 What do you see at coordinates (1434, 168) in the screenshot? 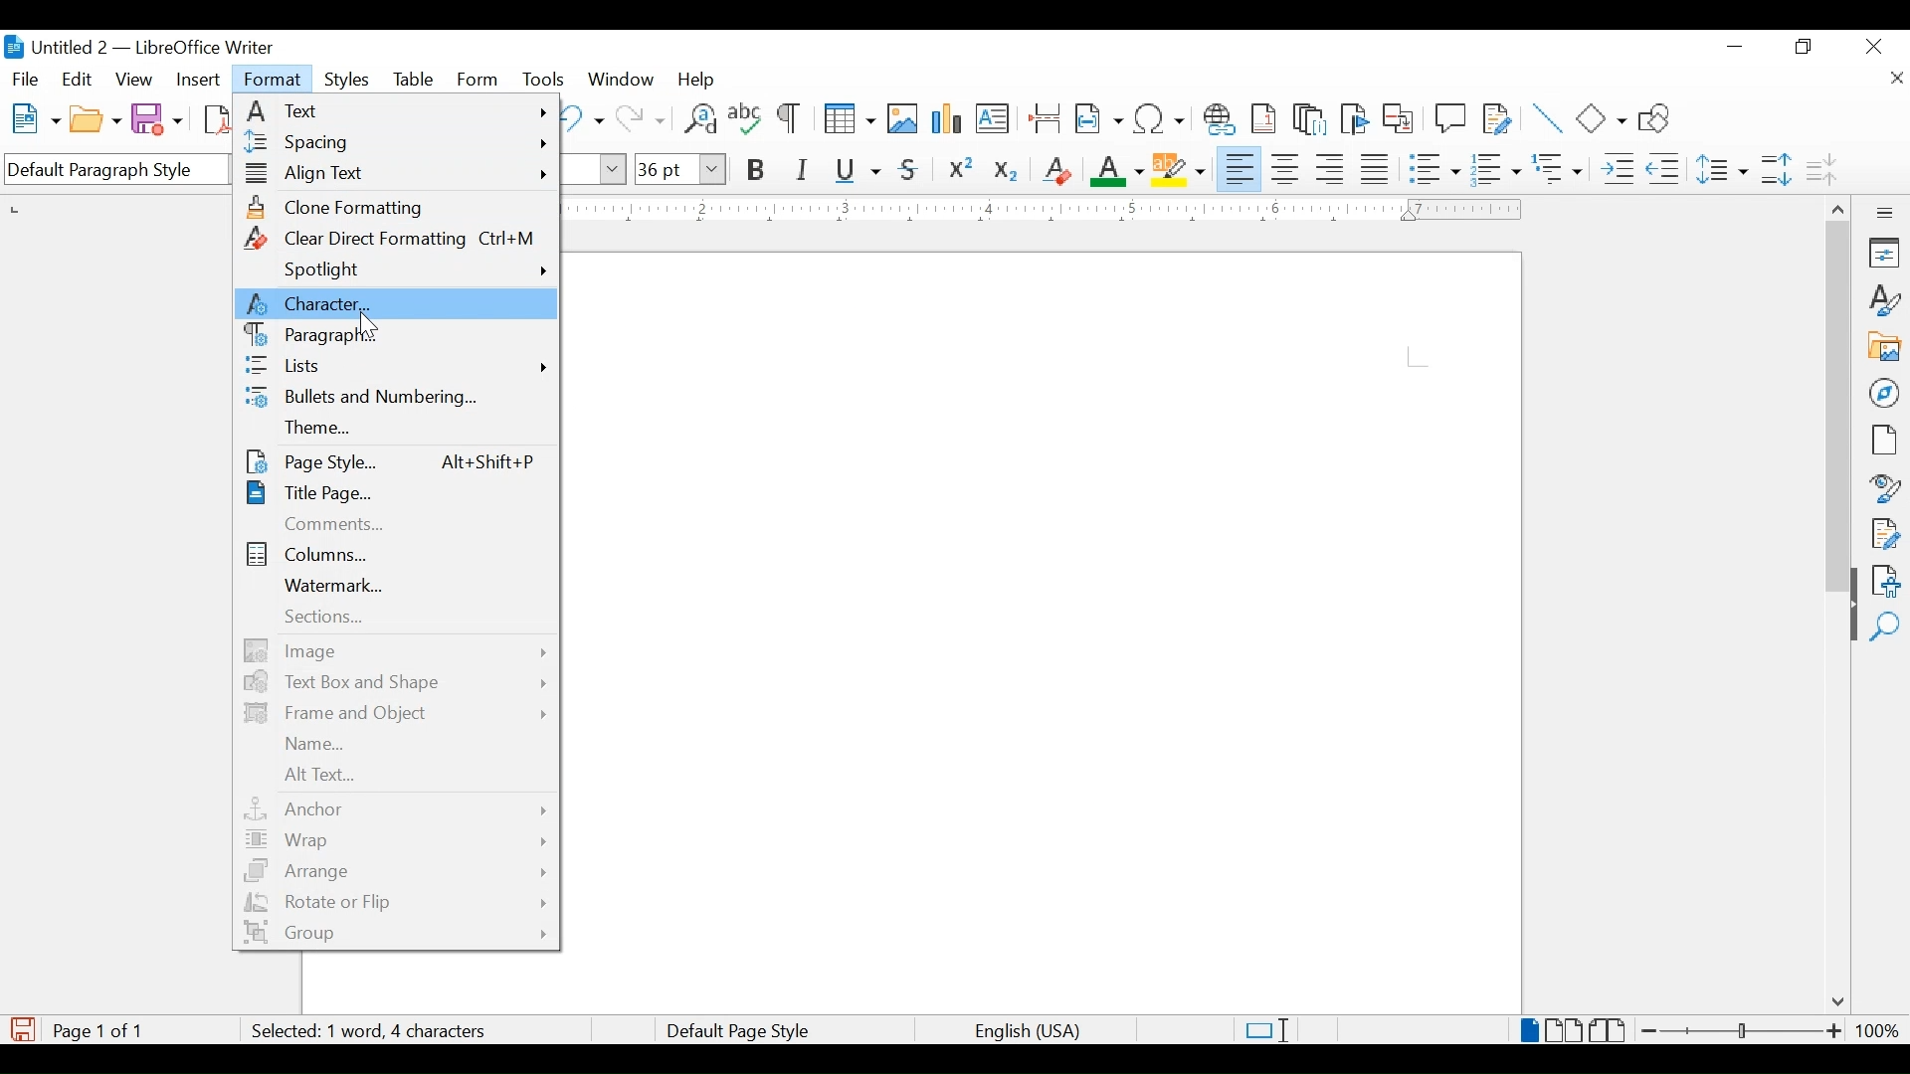
I see `toggle unordered list` at bounding box center [1434, 168].